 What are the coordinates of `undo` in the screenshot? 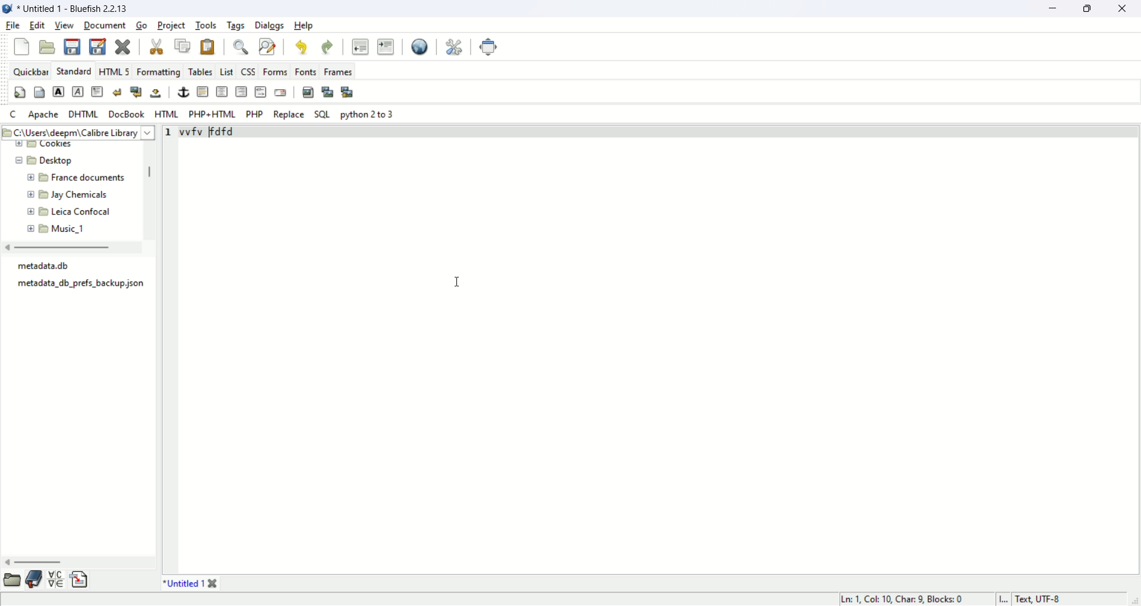 It's located at (300, 46).